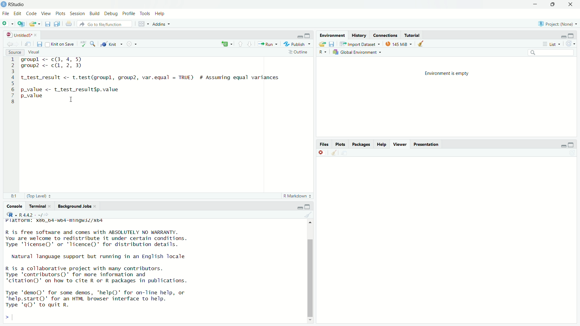 The height and width of the screenshot is (326, 580). I want to click on History, so click(359, 35).